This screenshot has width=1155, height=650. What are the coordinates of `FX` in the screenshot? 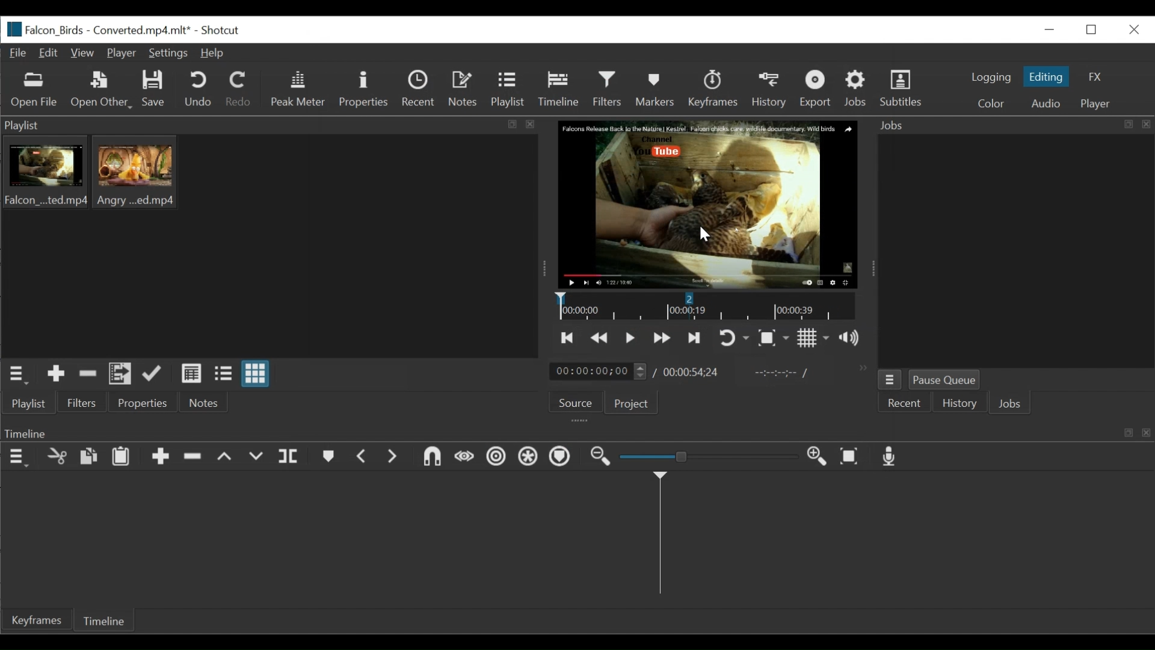 It's located at (1092, 78).